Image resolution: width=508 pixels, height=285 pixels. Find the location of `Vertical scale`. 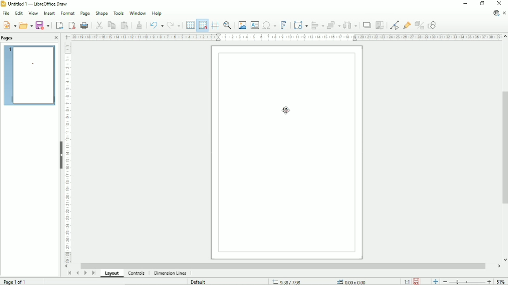

Vertical scale is located at coordinates (67, 152).